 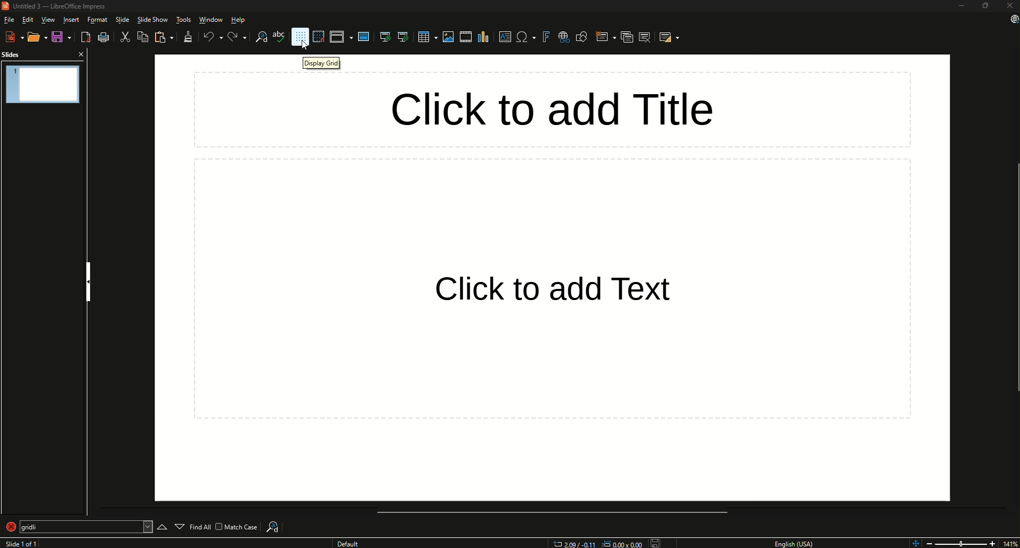 I want to click on Find all match case, so click(x=225, y=526).